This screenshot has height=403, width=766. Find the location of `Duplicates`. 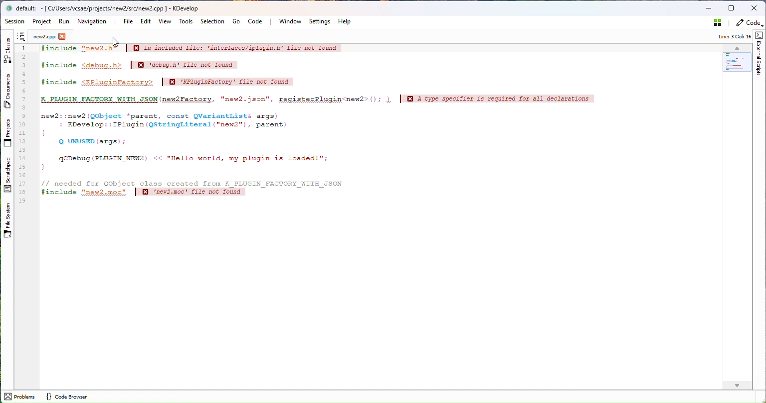

Duplicates is located at coordinates (8, 91).